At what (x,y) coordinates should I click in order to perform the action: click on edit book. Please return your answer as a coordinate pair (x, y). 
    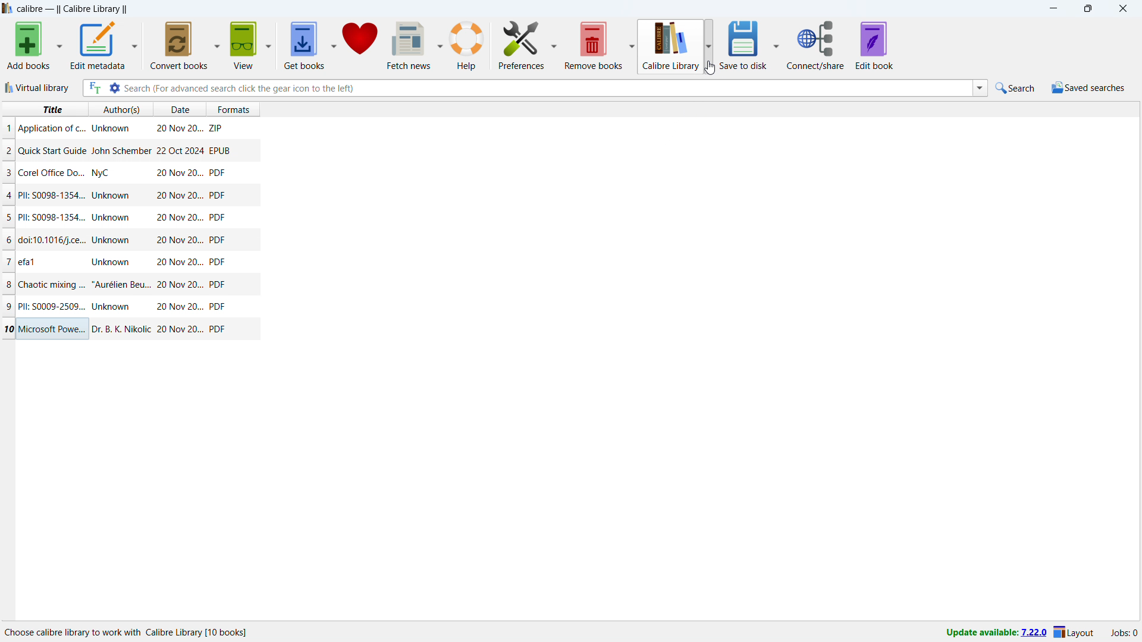
    Looking at the image, I should click on (875, 45).